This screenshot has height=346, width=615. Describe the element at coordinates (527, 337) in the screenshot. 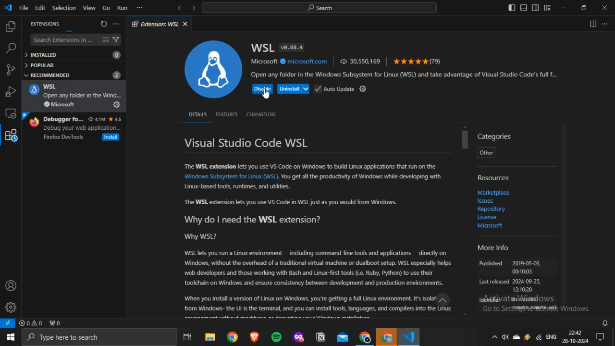

I see `winamp agent` at that location.